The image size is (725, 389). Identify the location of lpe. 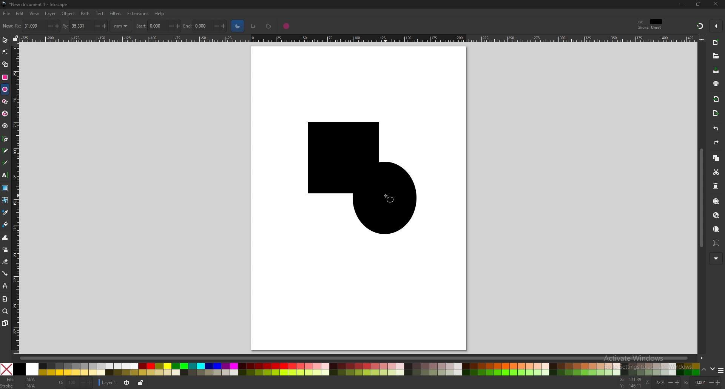
(5, 286).